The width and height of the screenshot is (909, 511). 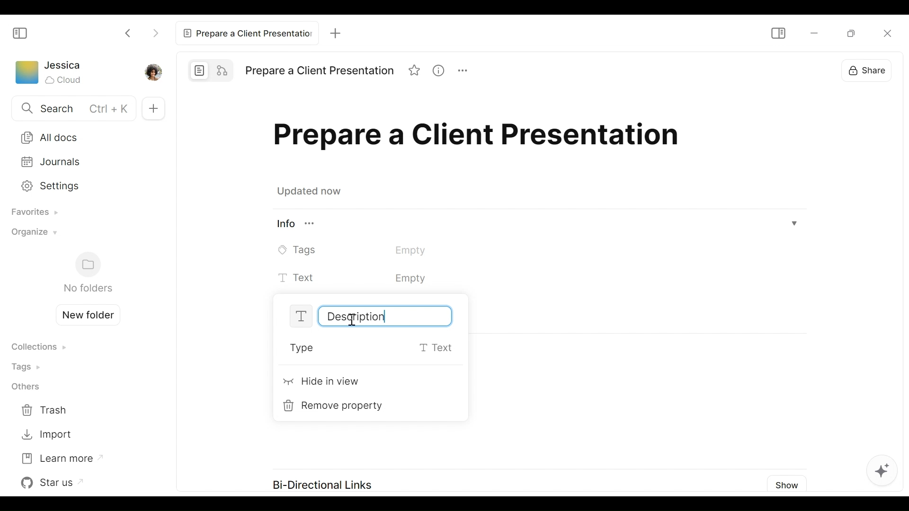 I want to click on Current tab, so click(x=247, y=32).